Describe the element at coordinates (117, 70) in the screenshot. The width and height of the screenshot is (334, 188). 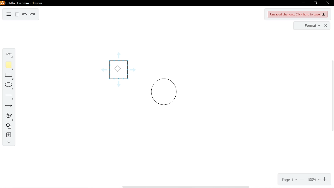
I see `cursor` at that location.